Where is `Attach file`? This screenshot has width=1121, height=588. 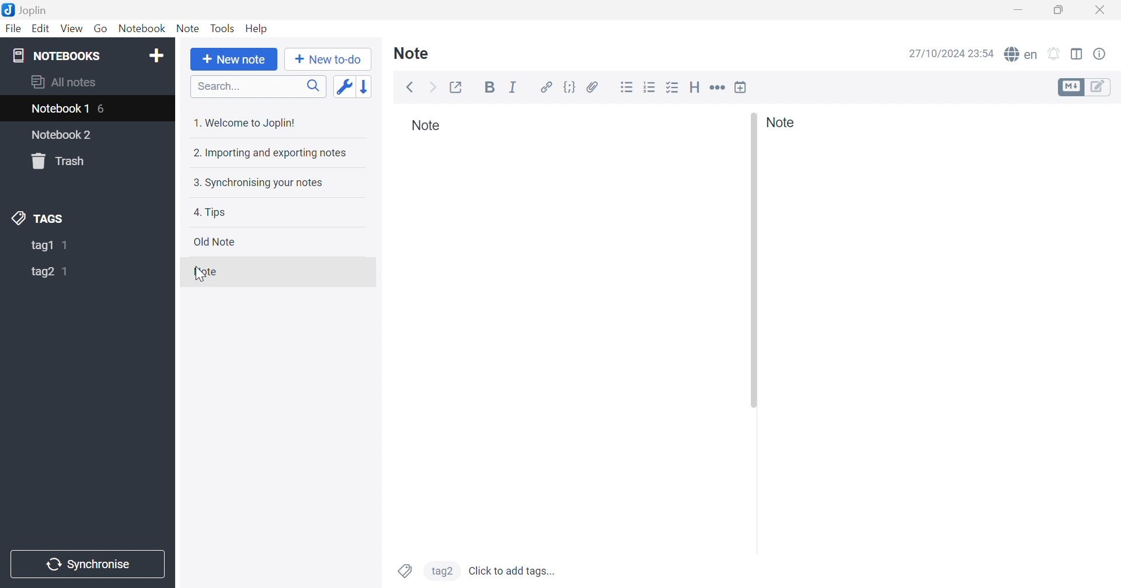 Attach file is located at coordinates (593, 88).